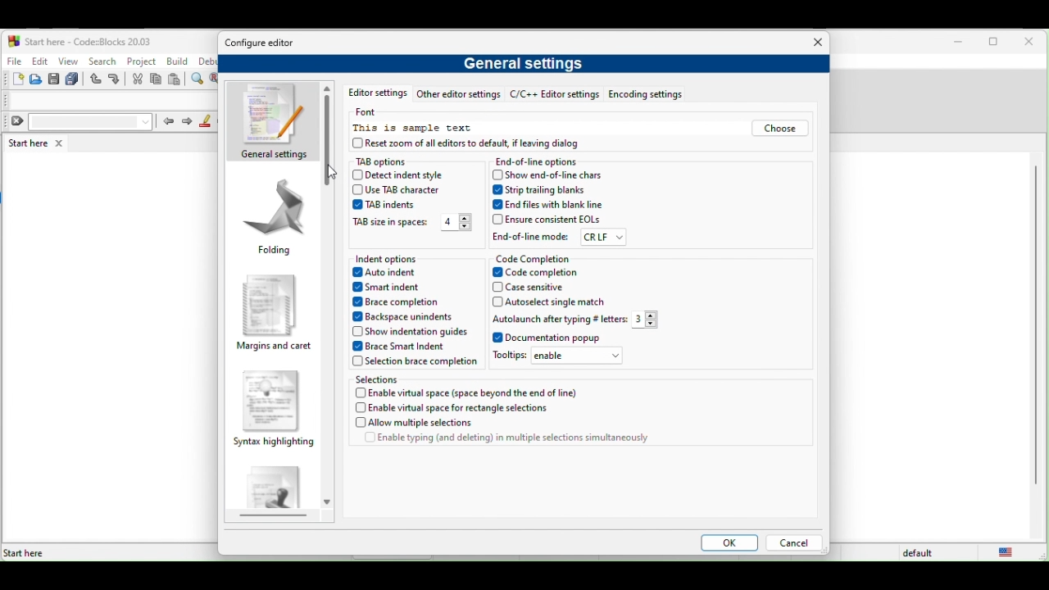 The height and width of the screenshot is (590, 1049). I want to click on search, so click(102, 61).